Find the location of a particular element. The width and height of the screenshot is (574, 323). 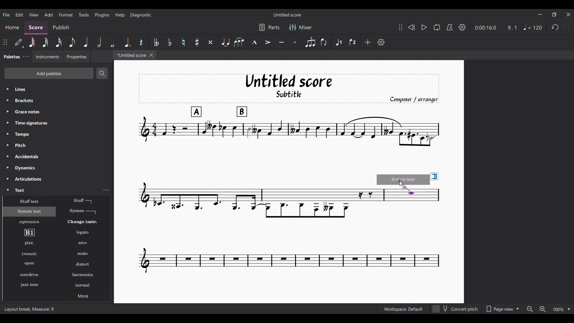

Text settings is located at coordinates (106, 190).